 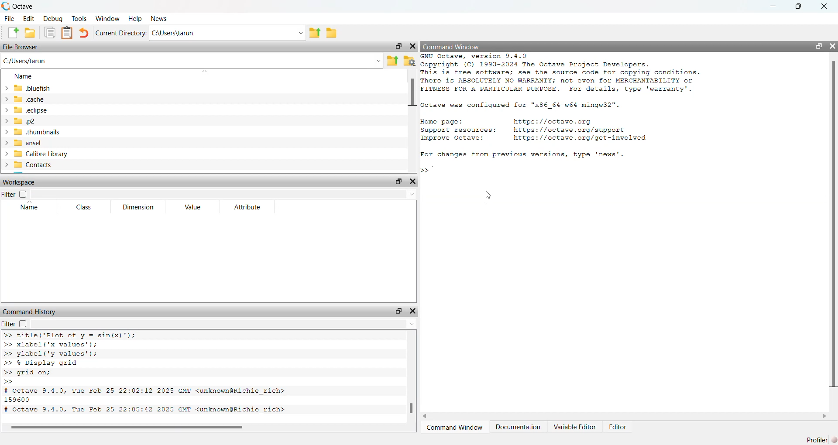 What do you see at coordinates (798, 7) in the screenshot?
I see `resize` at bounding box center [798, 7].